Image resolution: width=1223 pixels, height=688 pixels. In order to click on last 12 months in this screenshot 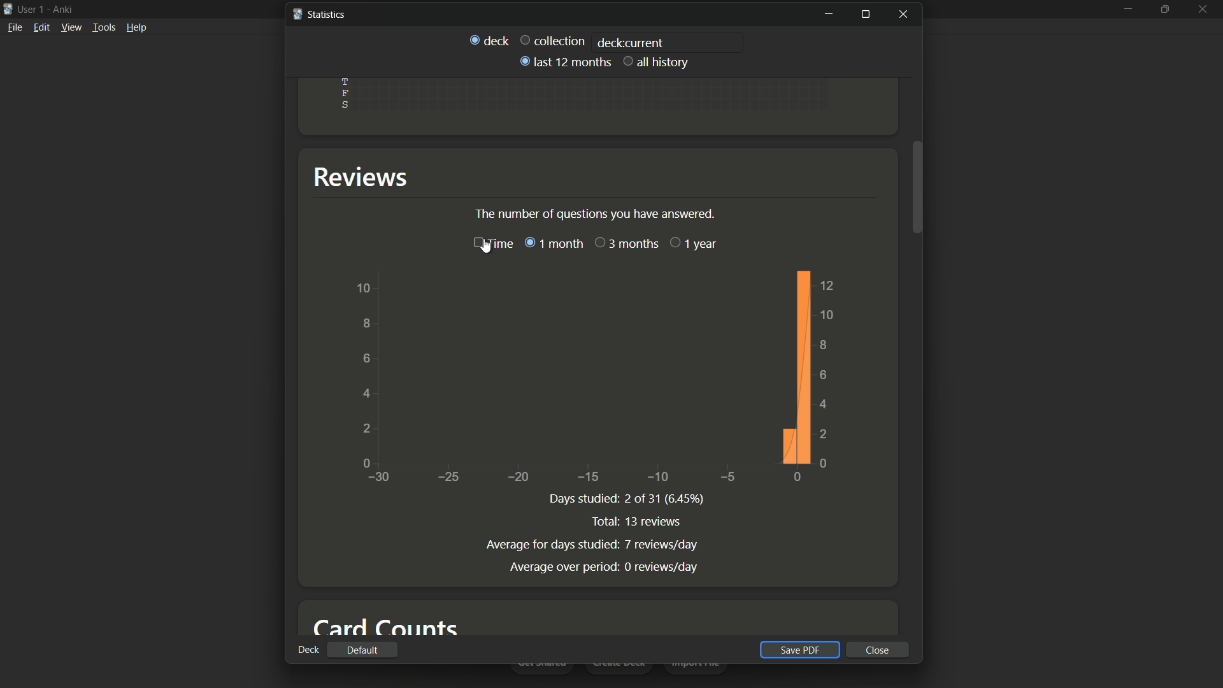, I will do `click(564, 62)`.